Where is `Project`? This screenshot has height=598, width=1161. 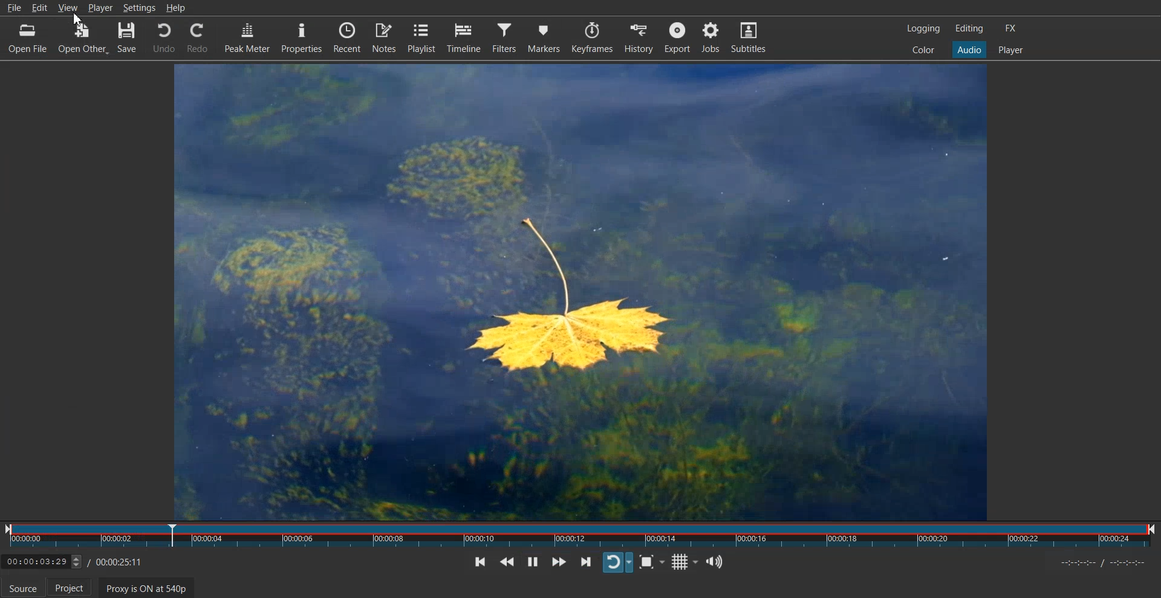 Project is located at coordinates (72, 587).